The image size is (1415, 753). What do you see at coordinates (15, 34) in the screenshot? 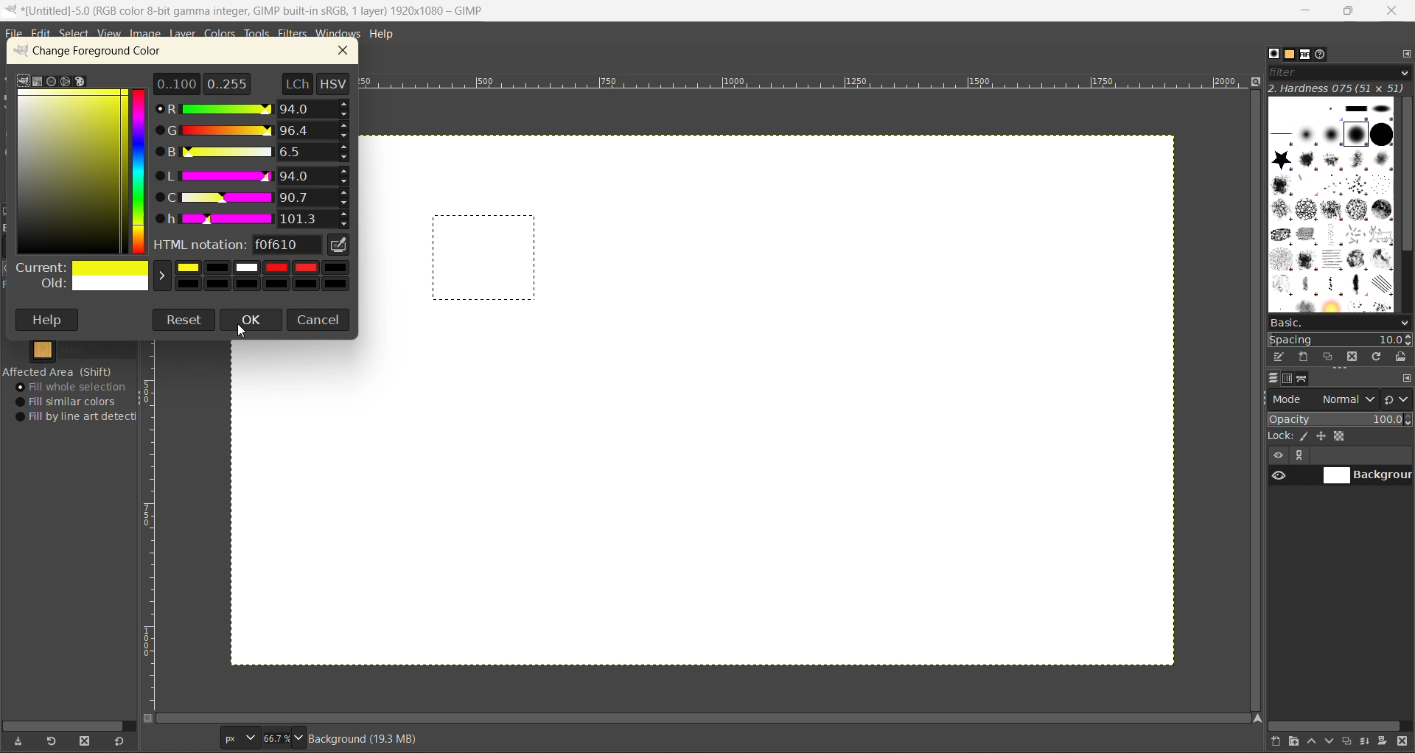
I see `file` at bounding box center [15, 34].